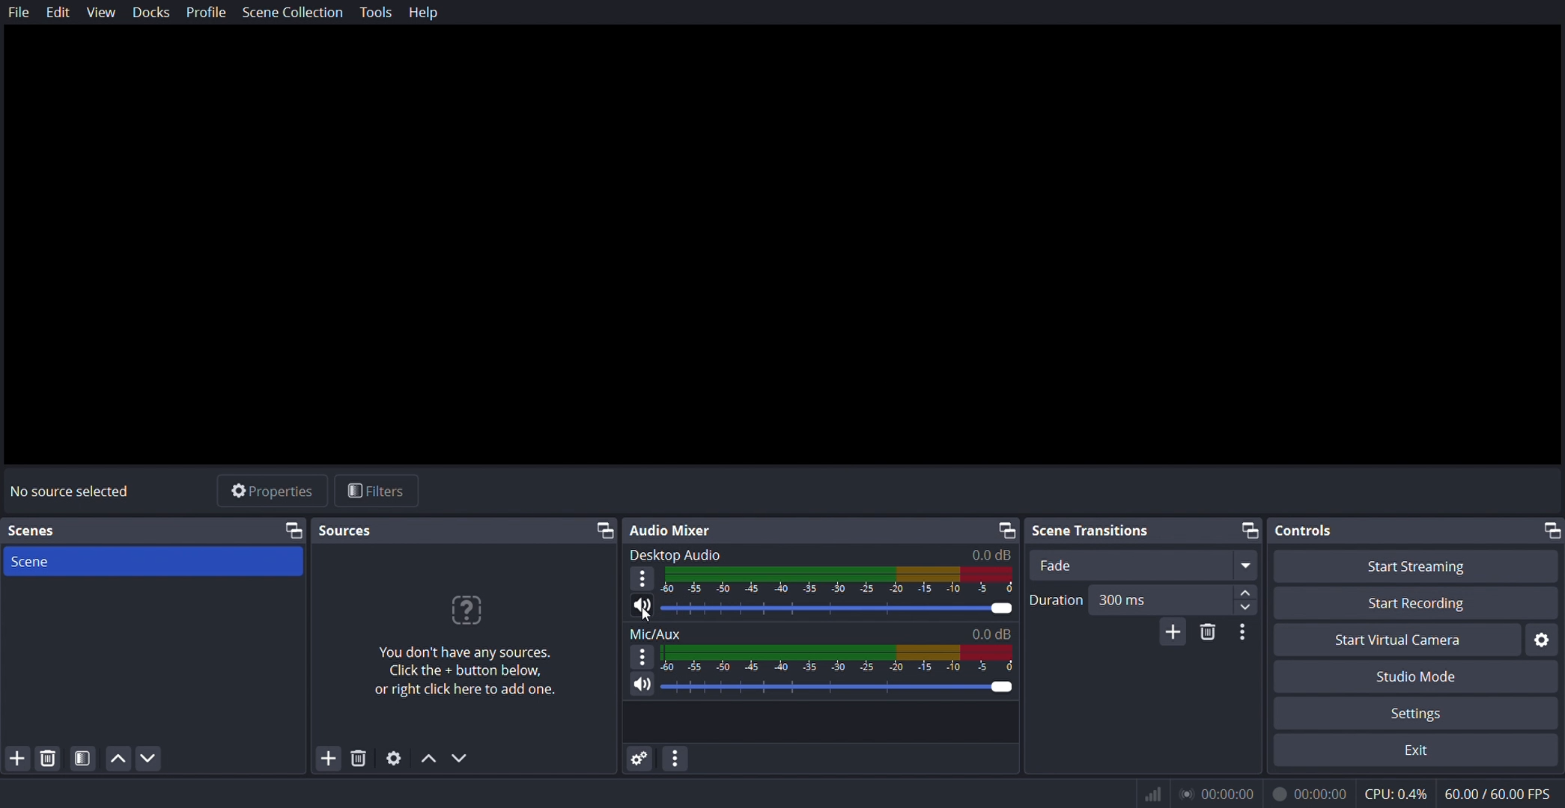  Describe the element at coordinates (207, 11) in the screenshot. I see `profile` at that location.